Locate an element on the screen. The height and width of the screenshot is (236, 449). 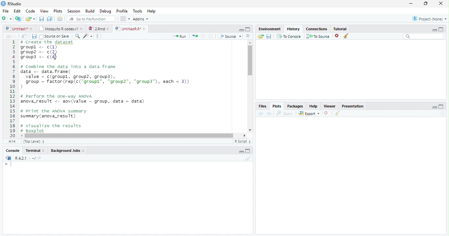
> is located at coordinates (5, 164).